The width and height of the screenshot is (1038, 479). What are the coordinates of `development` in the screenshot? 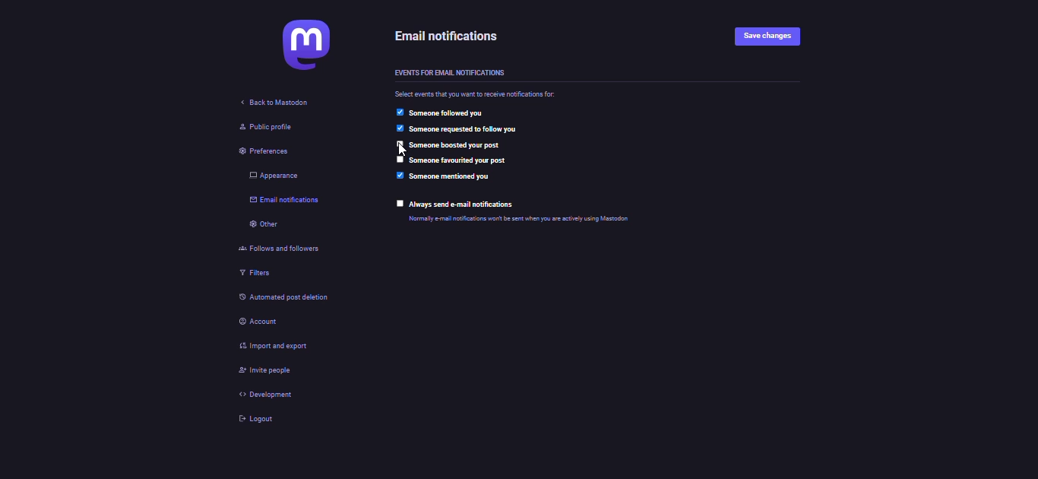 It's located at (259, 394).